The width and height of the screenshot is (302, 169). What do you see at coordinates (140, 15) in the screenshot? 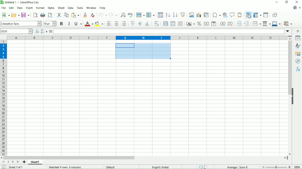
I see `Row` at bounding box center [140, 15].